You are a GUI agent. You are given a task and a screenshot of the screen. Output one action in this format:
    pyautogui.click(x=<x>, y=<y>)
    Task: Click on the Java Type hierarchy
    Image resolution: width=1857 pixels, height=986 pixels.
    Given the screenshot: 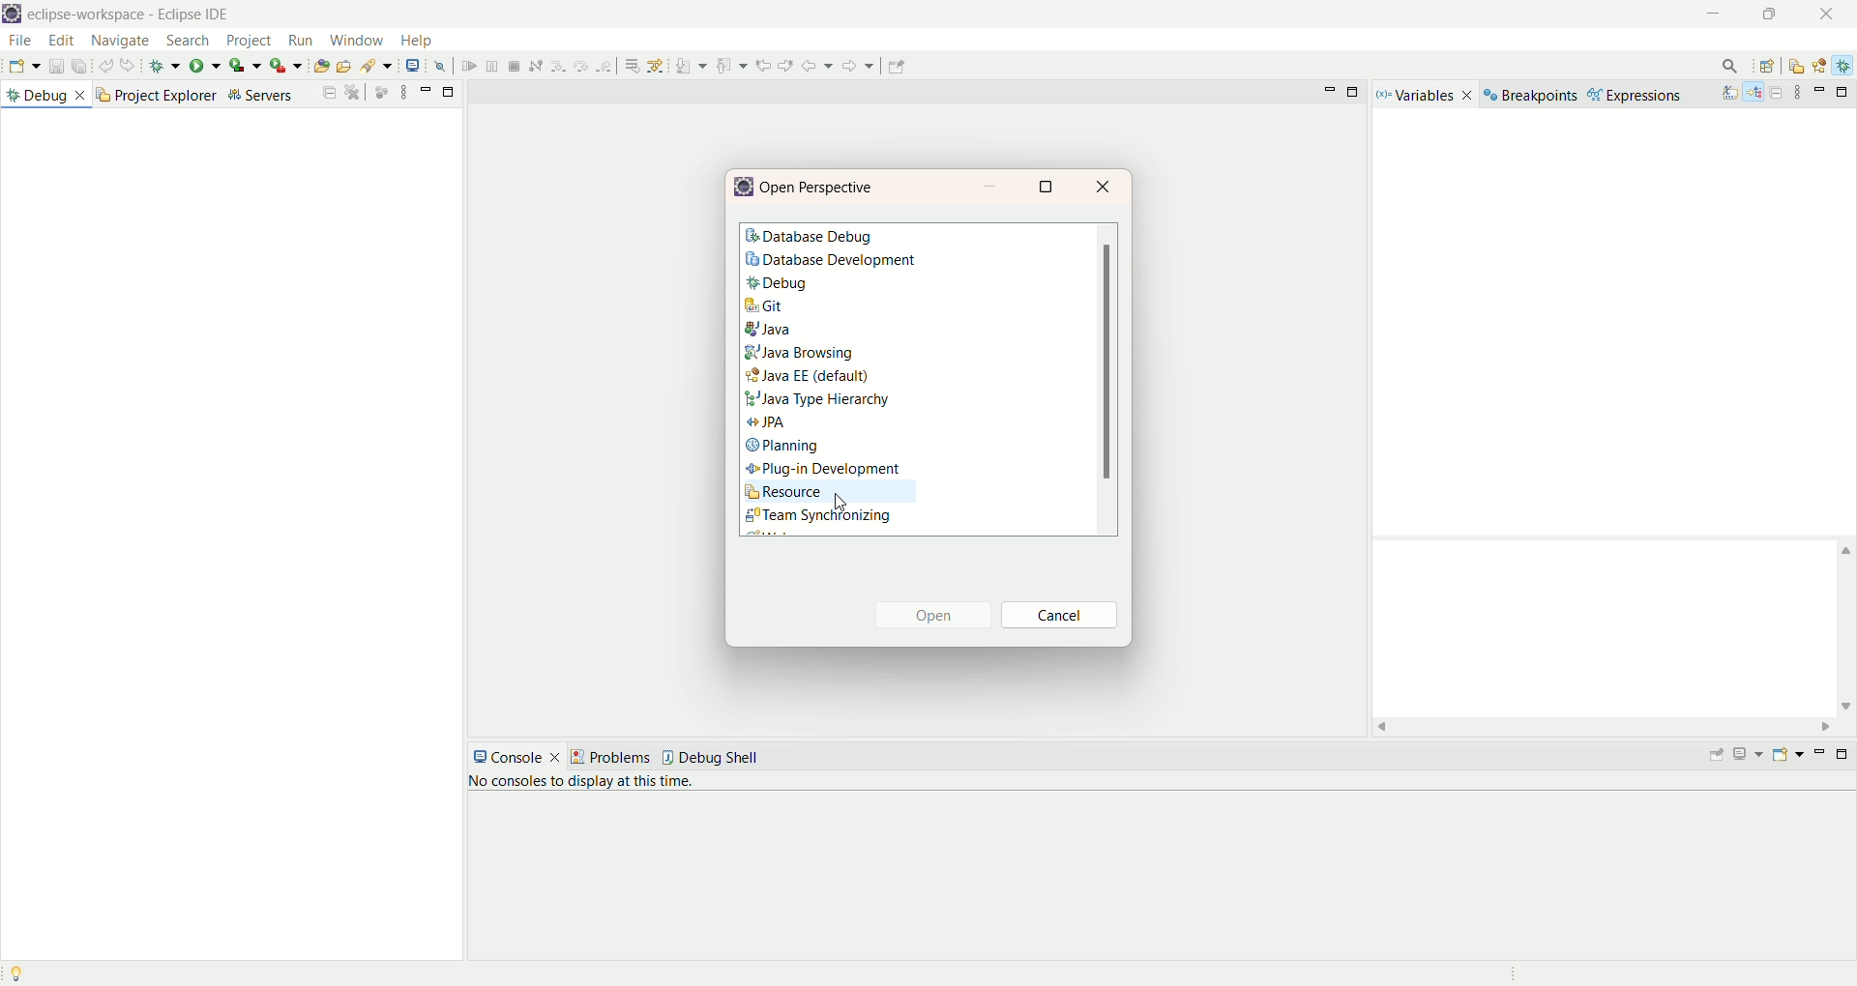 What is the action you would take?
    pyautogui.click(x=816, y=401)
    